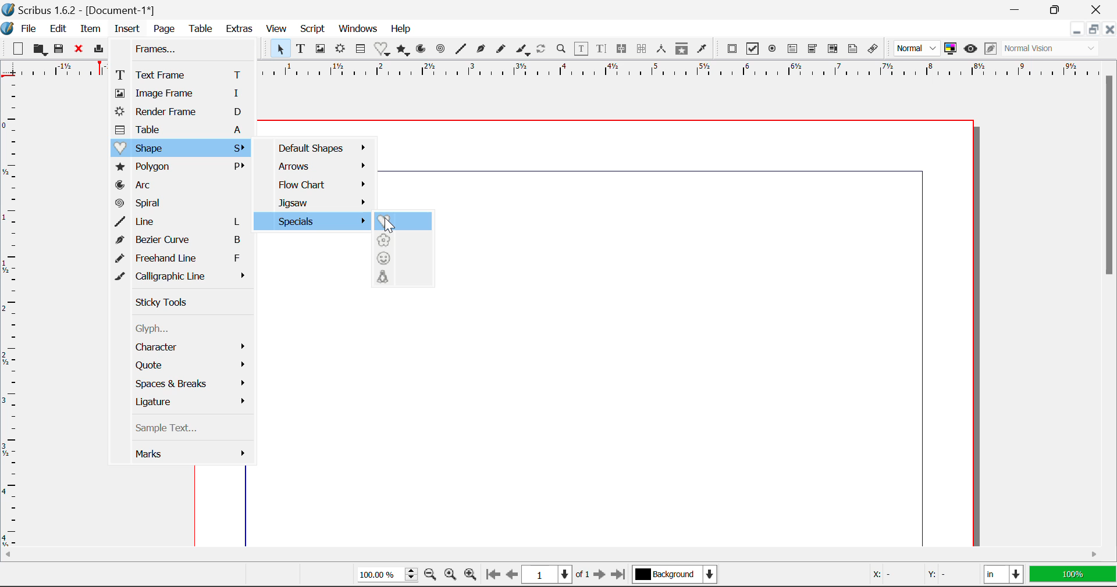 This screenshot has height=587, width=1117. What do you see at coordinates (813, 50) in the screenshot?
I see `Pdf Combobox` at bounding box center [813, 50].